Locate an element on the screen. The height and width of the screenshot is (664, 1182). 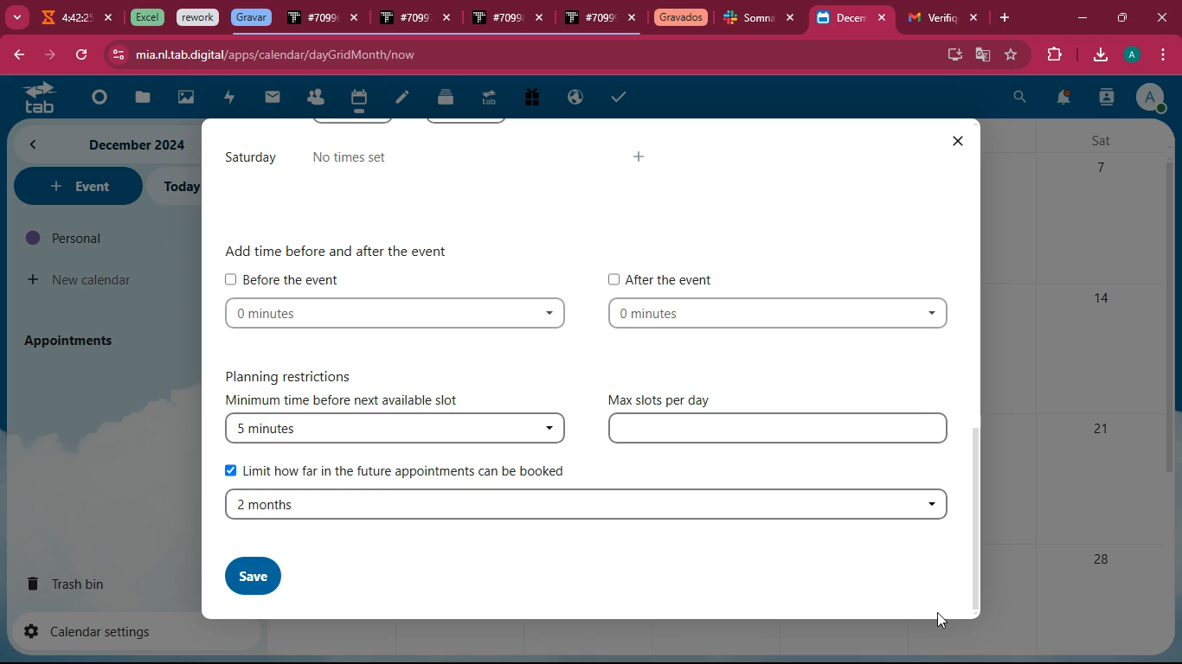
tab is located at coordinates (64, 20).